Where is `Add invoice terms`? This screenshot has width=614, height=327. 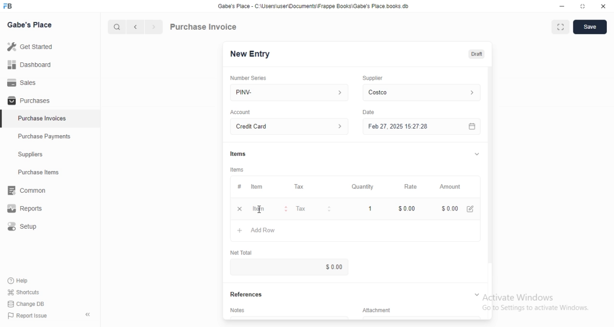
Add invoice terms is located at coordinates (289, 317).